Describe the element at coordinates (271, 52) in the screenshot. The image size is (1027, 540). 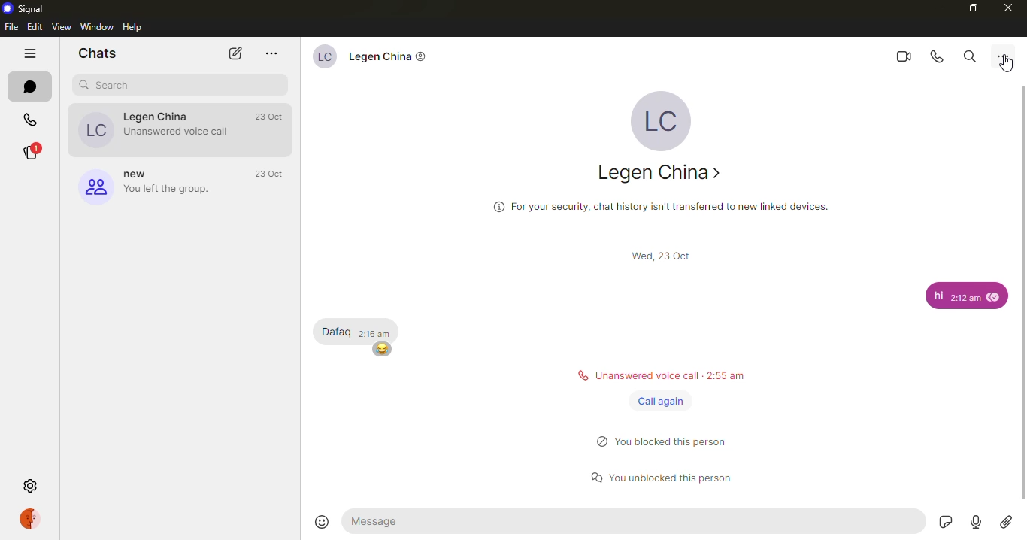
I see `more` at that location.